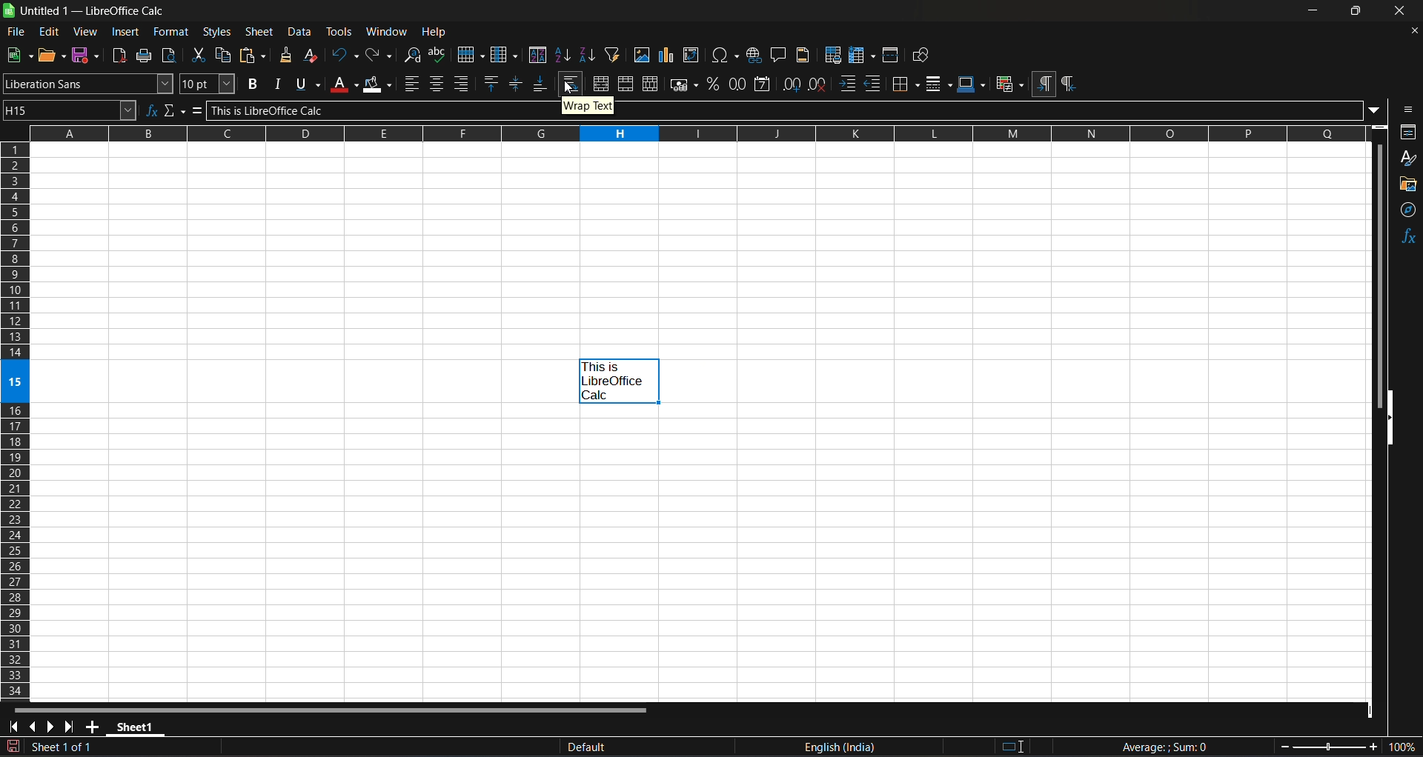  Describe the element at coordinates (1408, 156) in the screenshot. I see `styles` at that location.